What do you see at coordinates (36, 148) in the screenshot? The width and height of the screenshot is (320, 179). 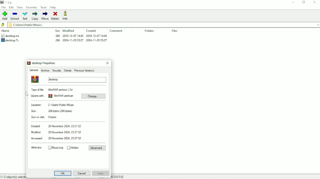 I see `Attributes` at bounding box center [36, 148].